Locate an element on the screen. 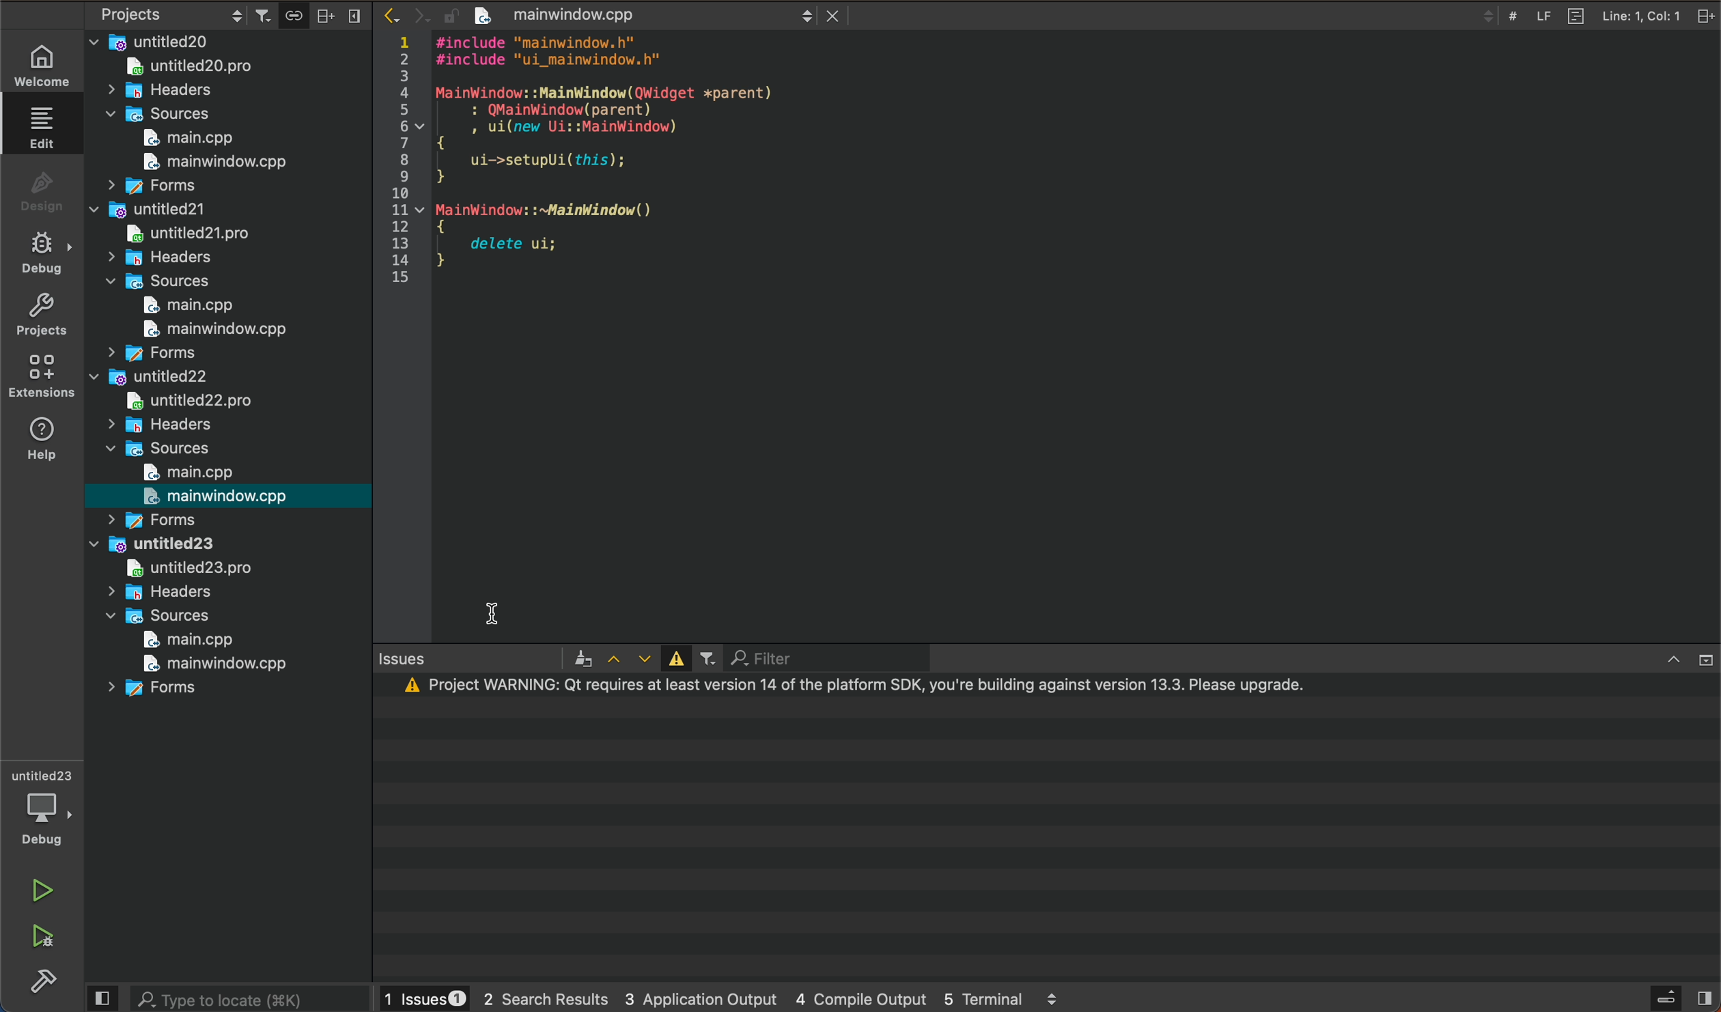 The width and height of the screenshot is (1721, 1012). headers is located at coordinates (158, 259).